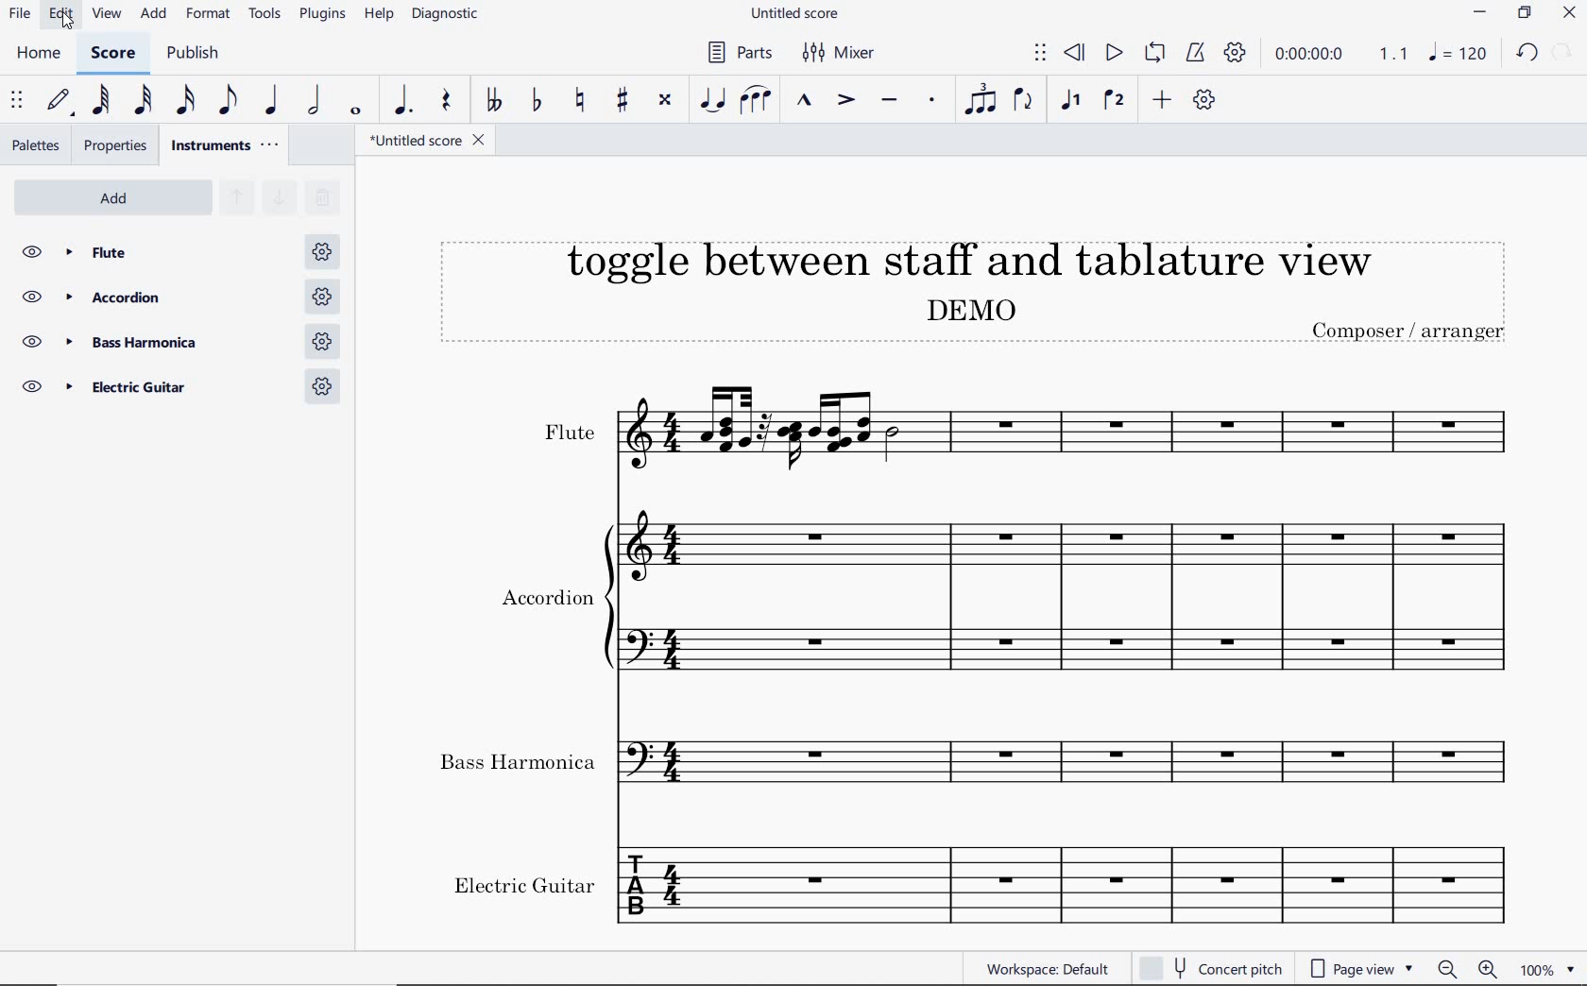 This screenshot has height=986, width=1587. I want to click on score, so click(116, 54).